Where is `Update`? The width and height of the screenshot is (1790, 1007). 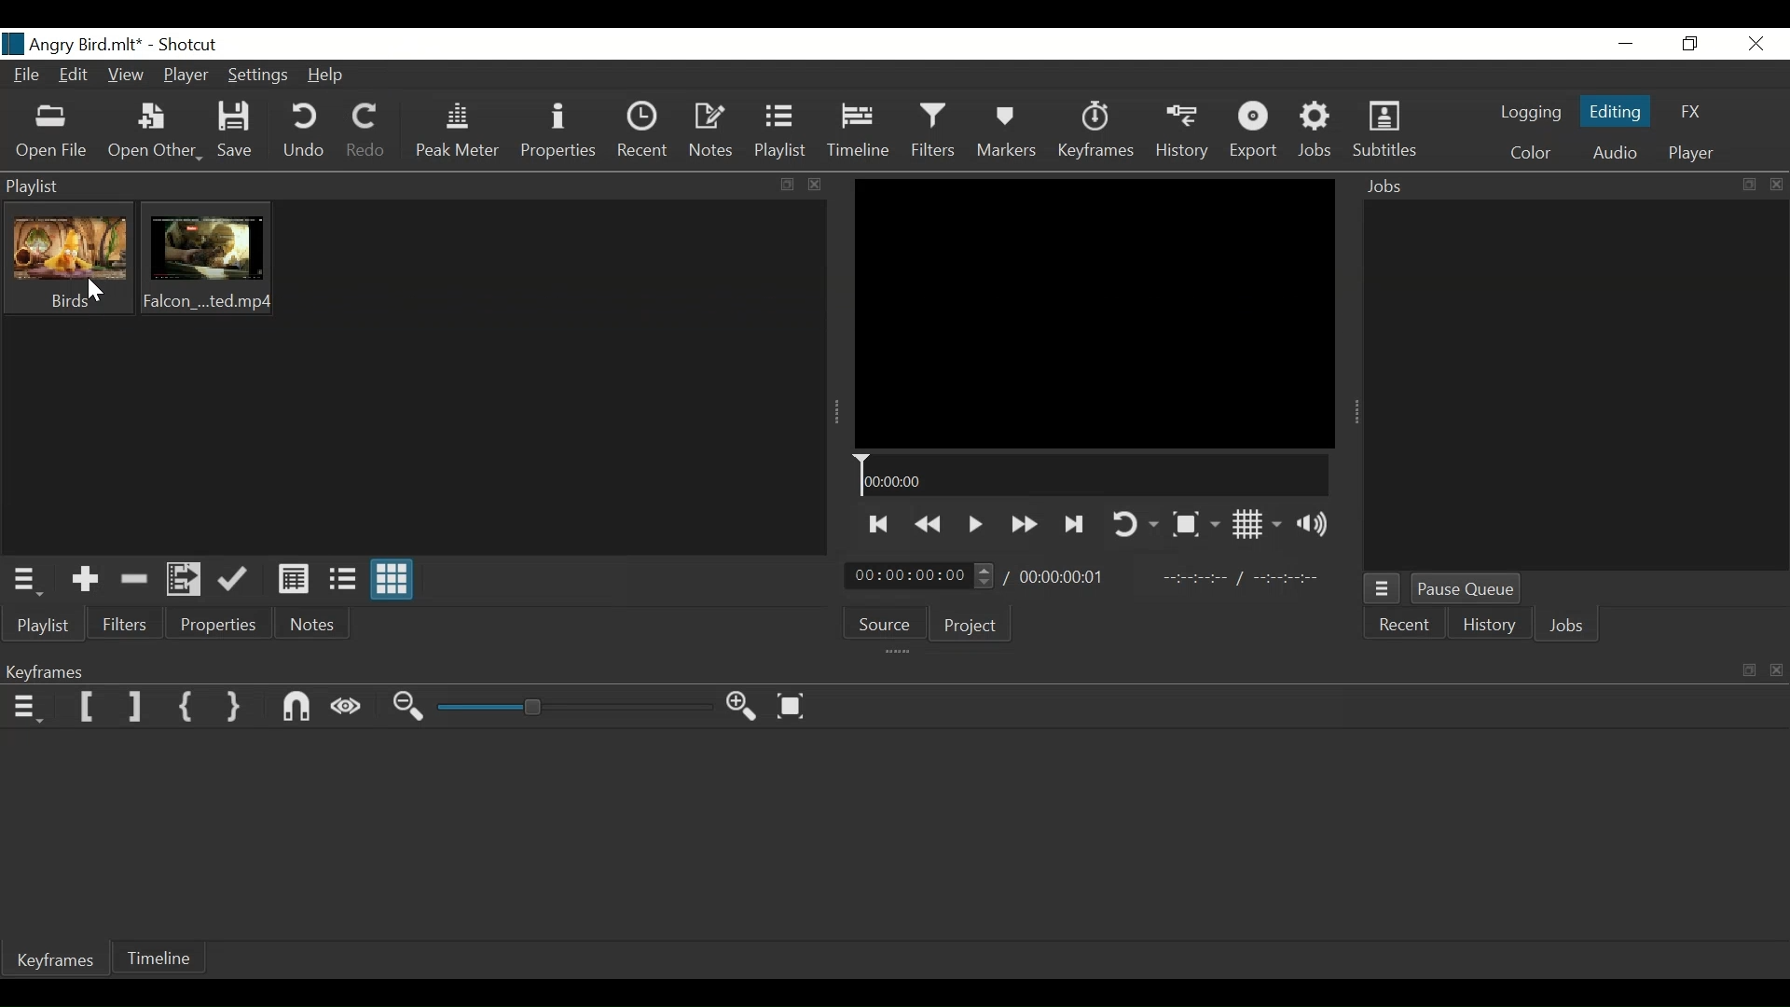
Update is located at coordinates (233, 578).